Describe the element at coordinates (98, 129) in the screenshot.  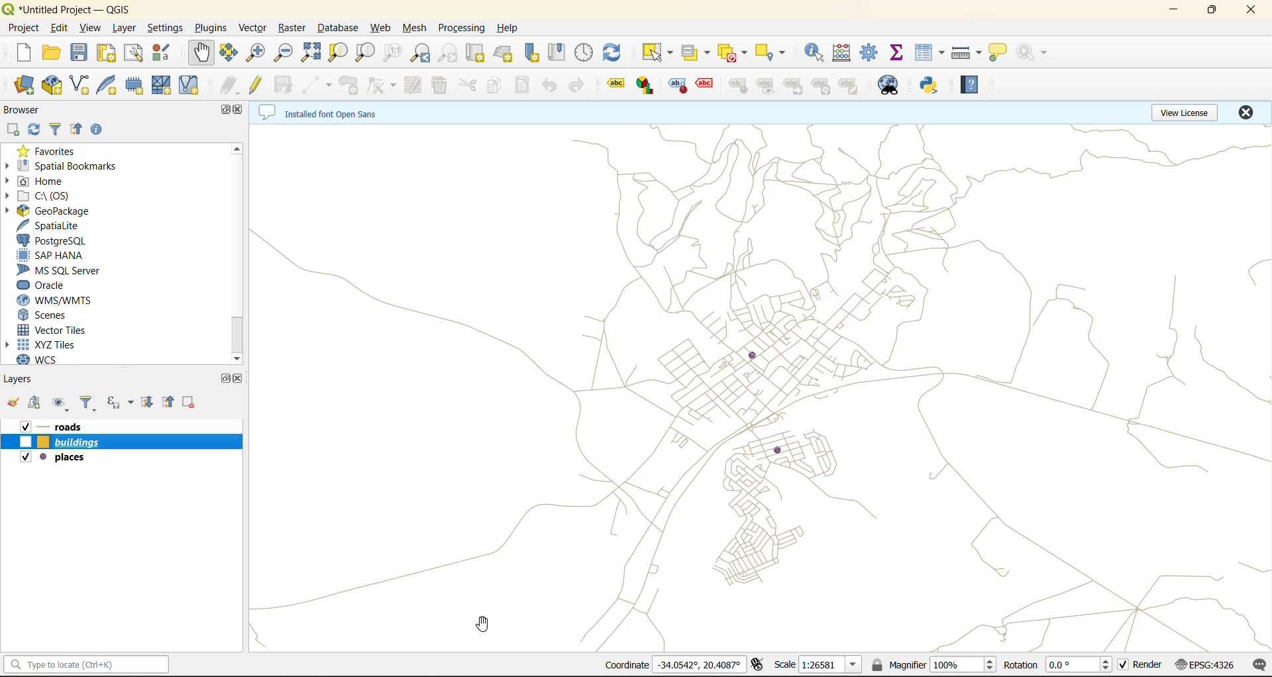
I see `enable properties` at that location.